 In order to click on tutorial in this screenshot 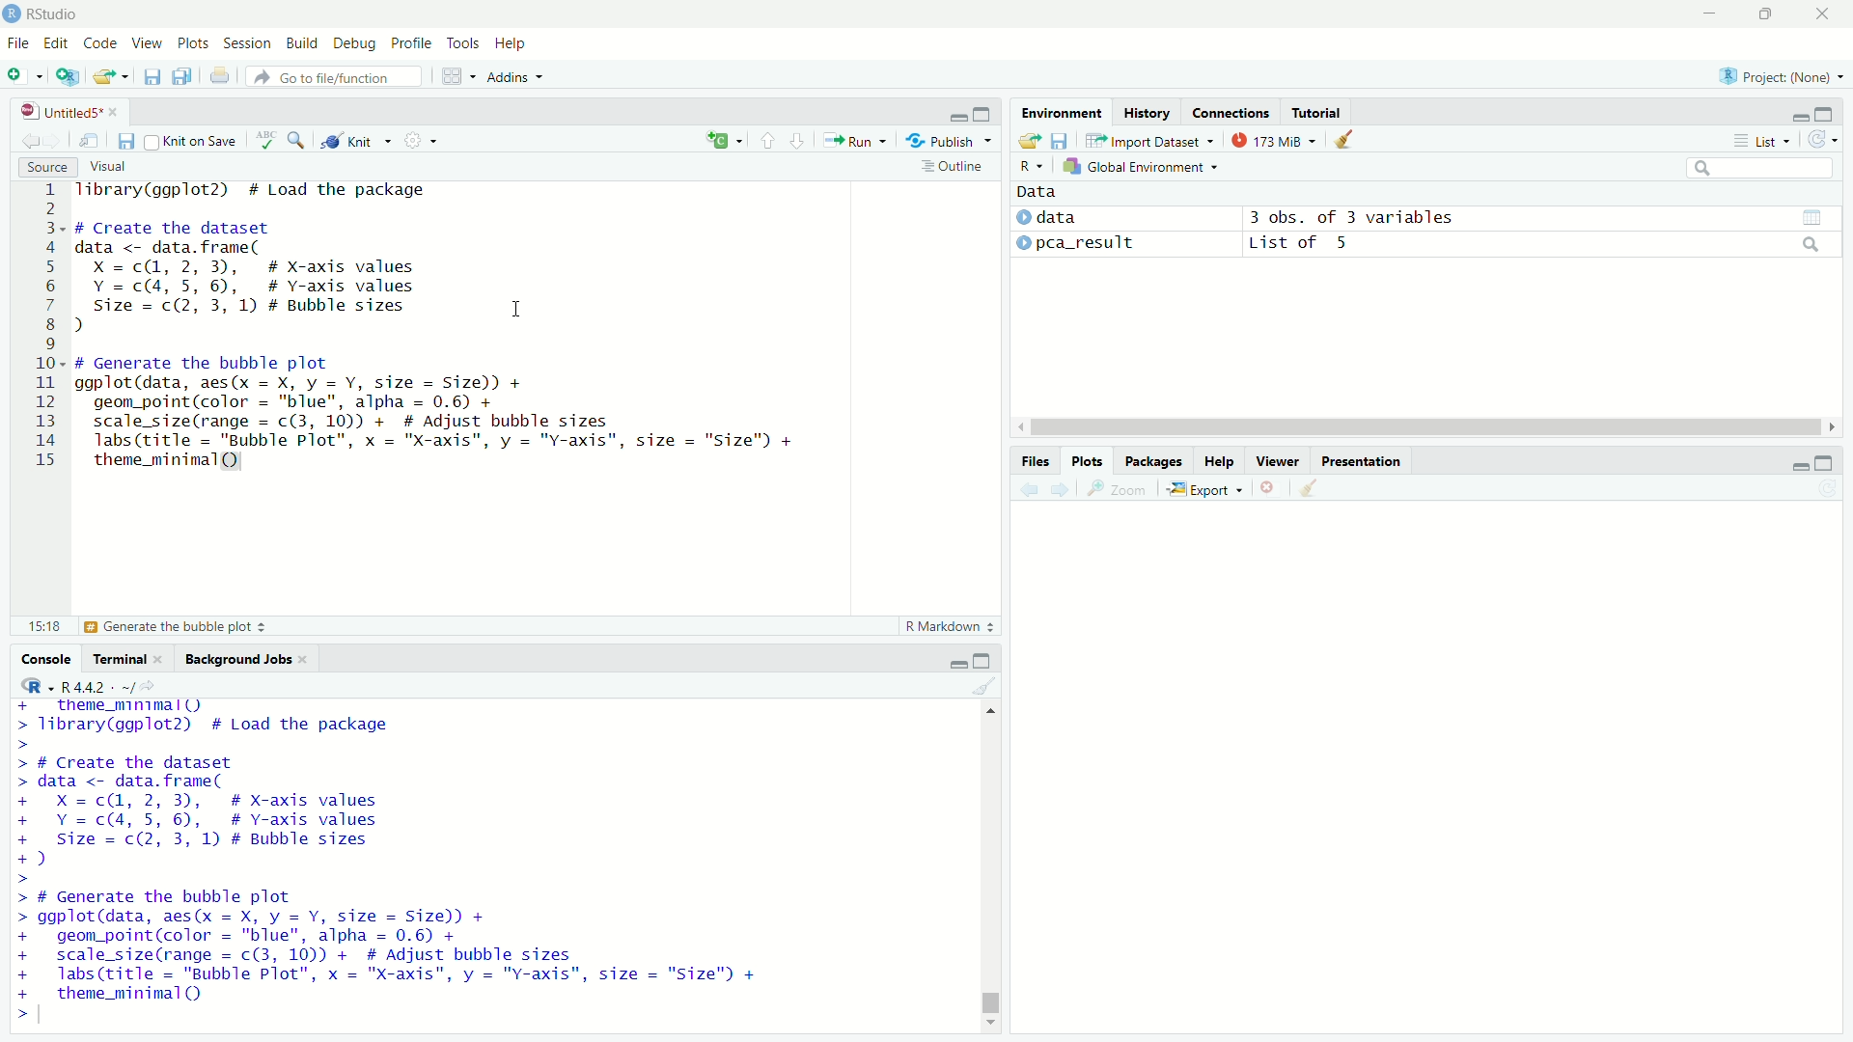, I will do `click(1318, 112)`.